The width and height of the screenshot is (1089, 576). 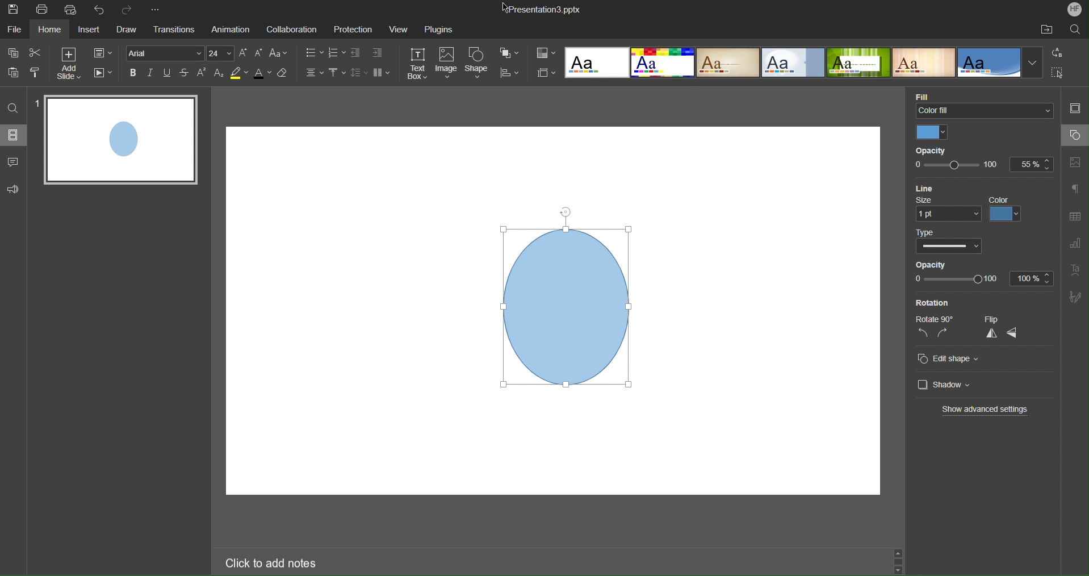 What do you see at coordinates (400, 29) in the screenshot?
I see `View` at bounding box center [400, 29].